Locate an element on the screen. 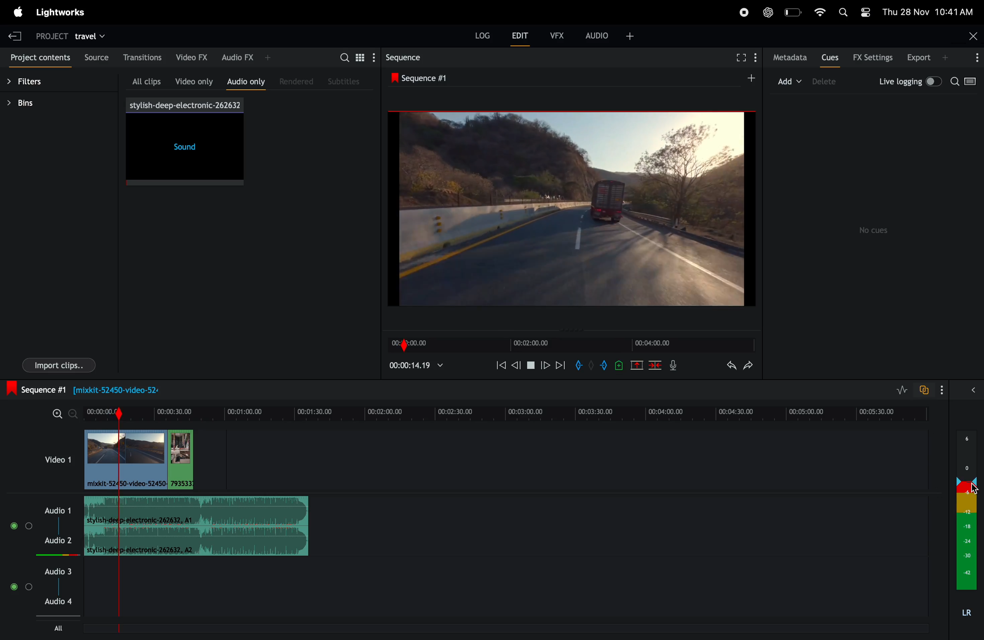 The width and height of the screenshot is (984, 640). search for assets  bin is located at coordinates (355, 57).